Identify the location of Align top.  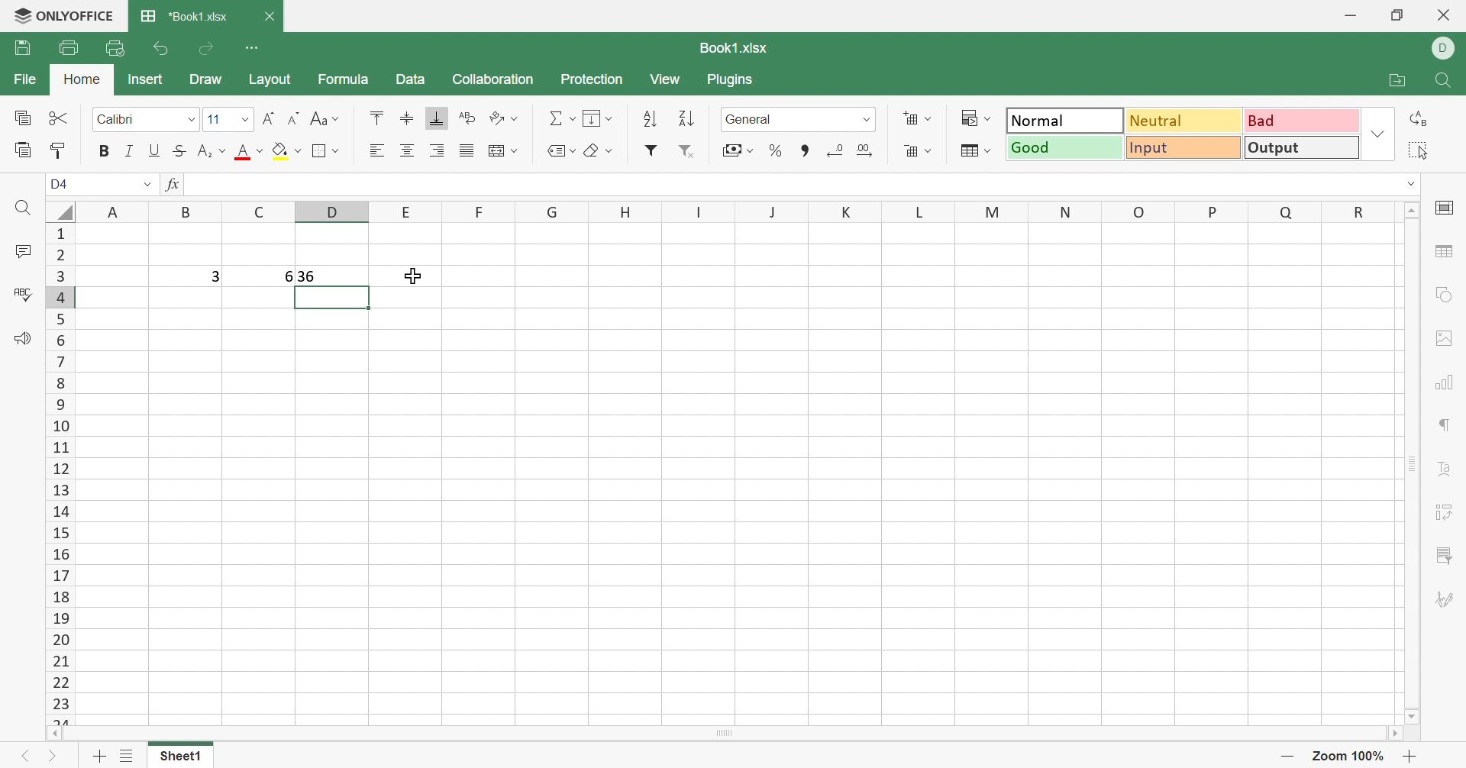
(376, 118).